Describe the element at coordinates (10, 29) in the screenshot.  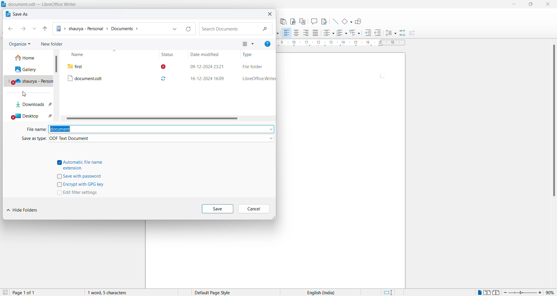
I see `Go back` at that location.